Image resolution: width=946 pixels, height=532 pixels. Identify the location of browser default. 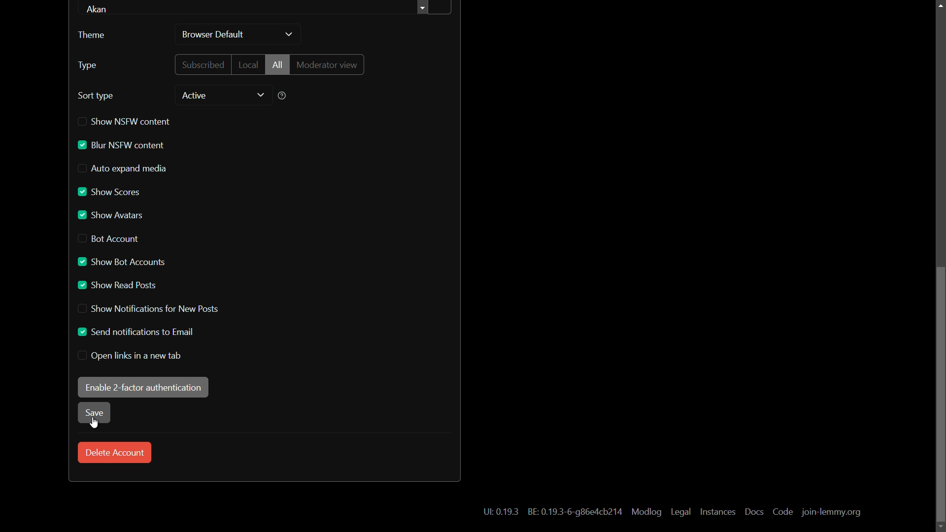
(214, 35).